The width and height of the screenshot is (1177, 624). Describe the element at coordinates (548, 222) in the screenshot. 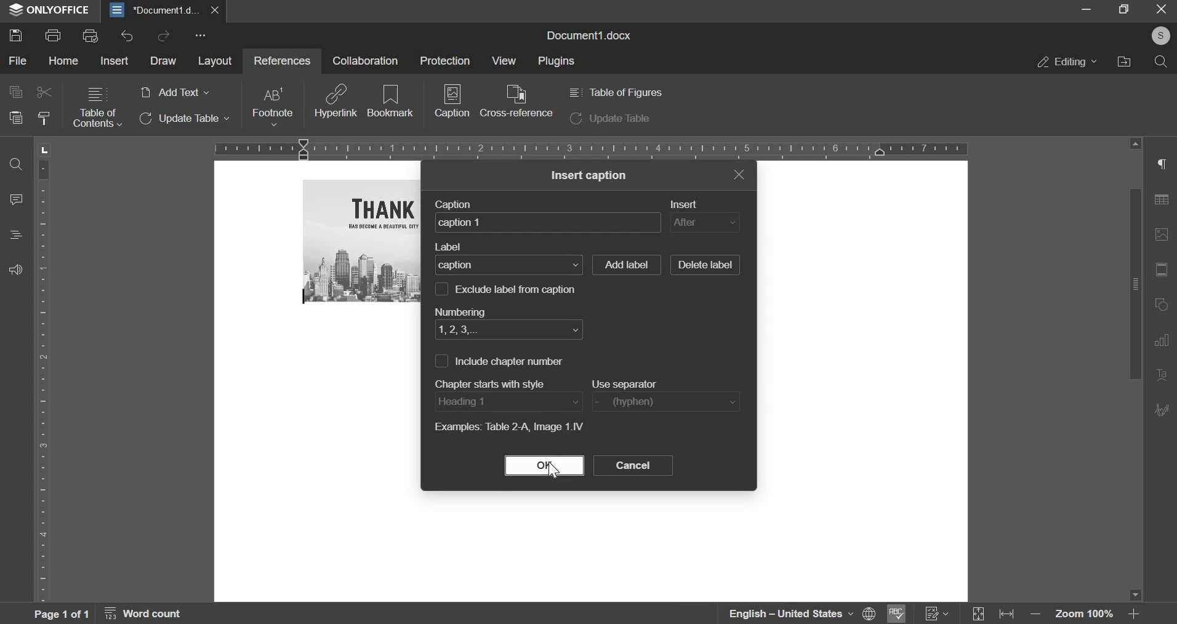

I see `caption` at that location.